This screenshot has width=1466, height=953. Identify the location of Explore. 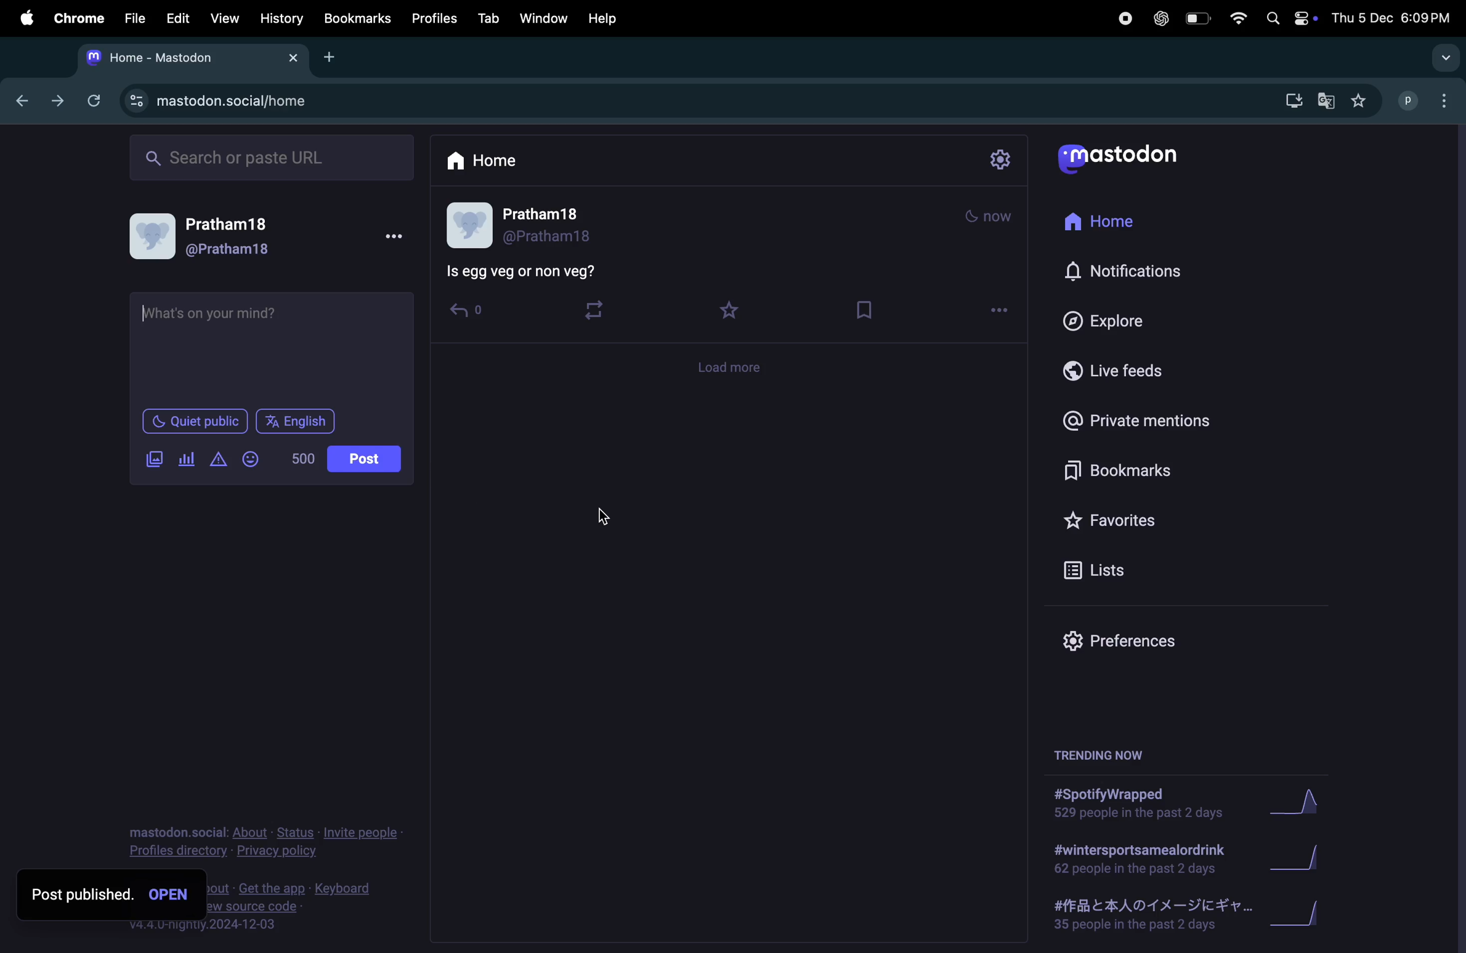
(1118, 321).